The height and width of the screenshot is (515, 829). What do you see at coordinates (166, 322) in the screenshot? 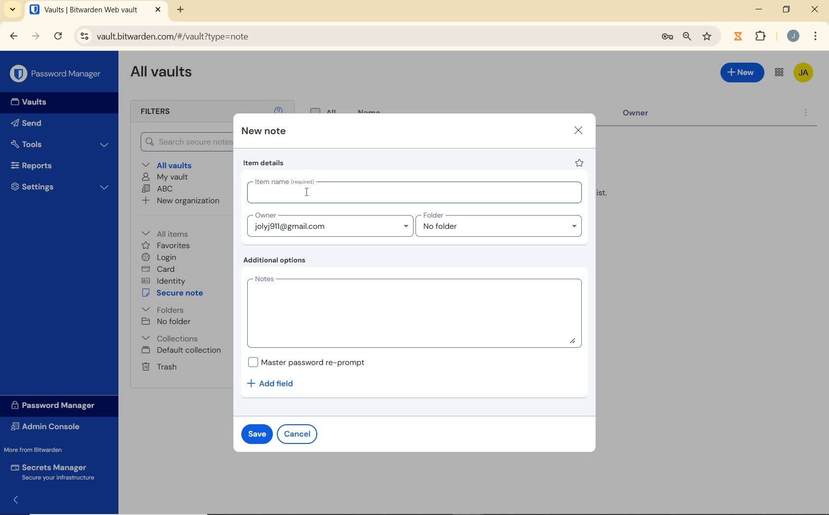
I see `No folder` at bounding box center [166, 322].